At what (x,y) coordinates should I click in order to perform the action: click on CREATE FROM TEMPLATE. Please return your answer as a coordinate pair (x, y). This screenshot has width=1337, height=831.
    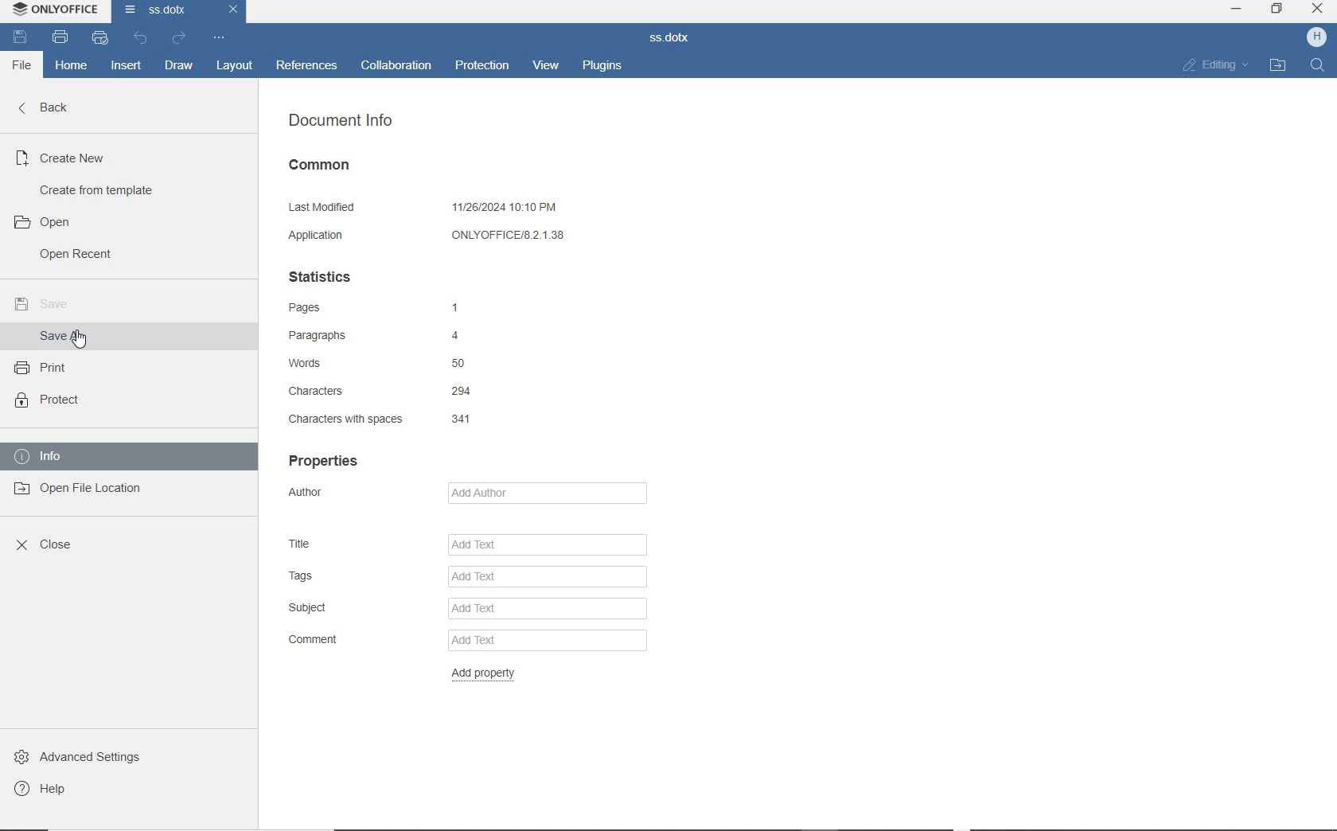
    Looking at the image, I should click on (99, 192).